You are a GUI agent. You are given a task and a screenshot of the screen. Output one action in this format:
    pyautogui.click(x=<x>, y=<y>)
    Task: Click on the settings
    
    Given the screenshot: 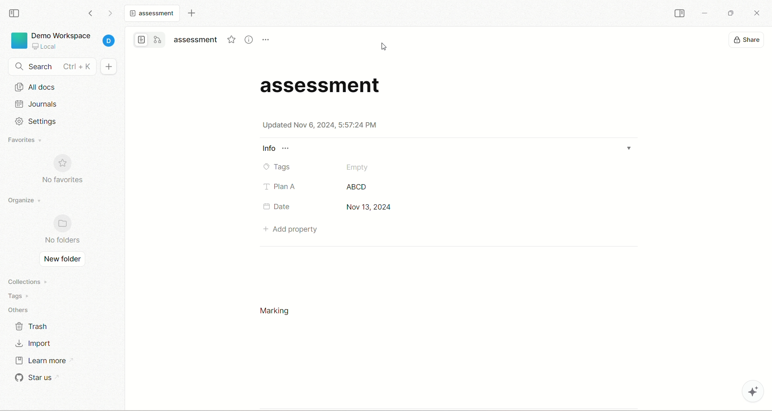 What is the action you would take?
    pyautogui.click(x=42, y=121)
    